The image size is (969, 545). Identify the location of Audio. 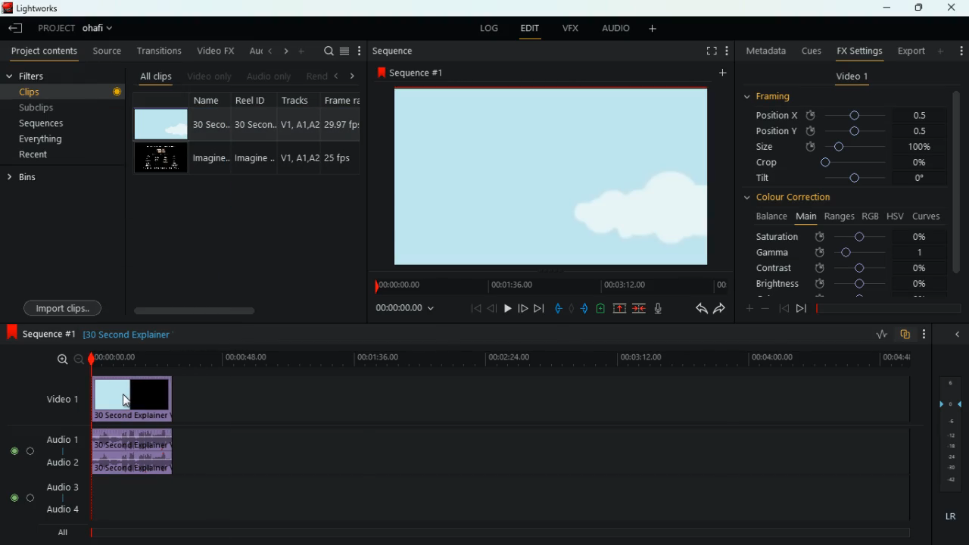
(23, 450).